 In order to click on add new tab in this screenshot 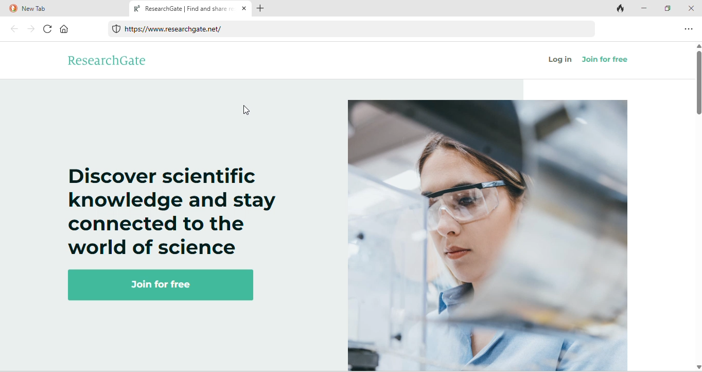, I will do `click(266, 9)`.